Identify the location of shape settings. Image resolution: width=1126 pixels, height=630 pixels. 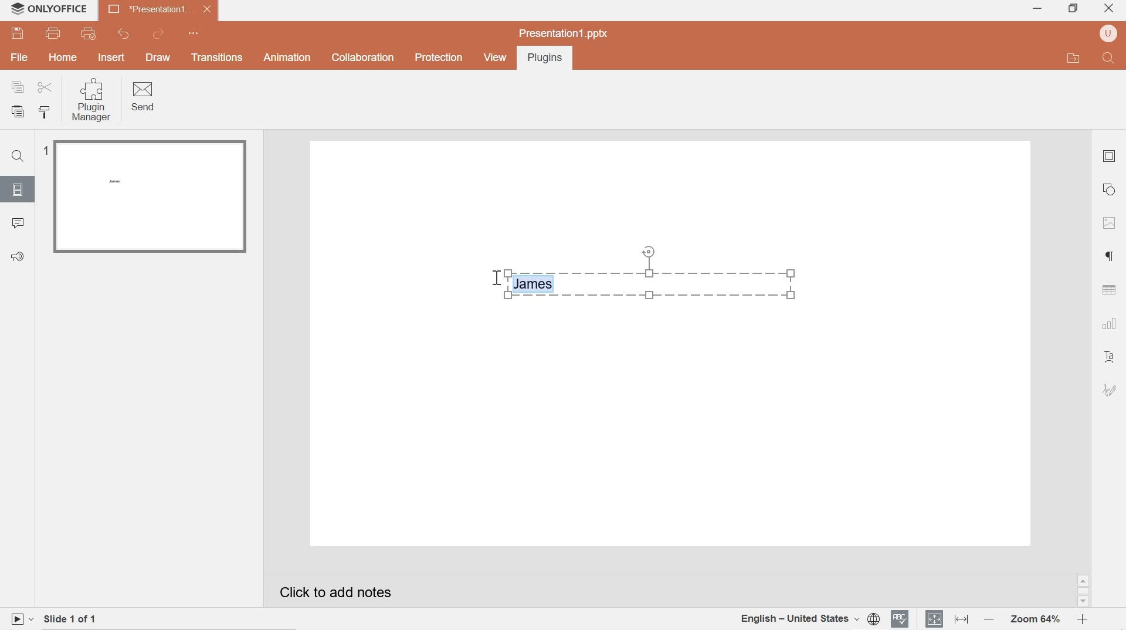
(1111, 189).